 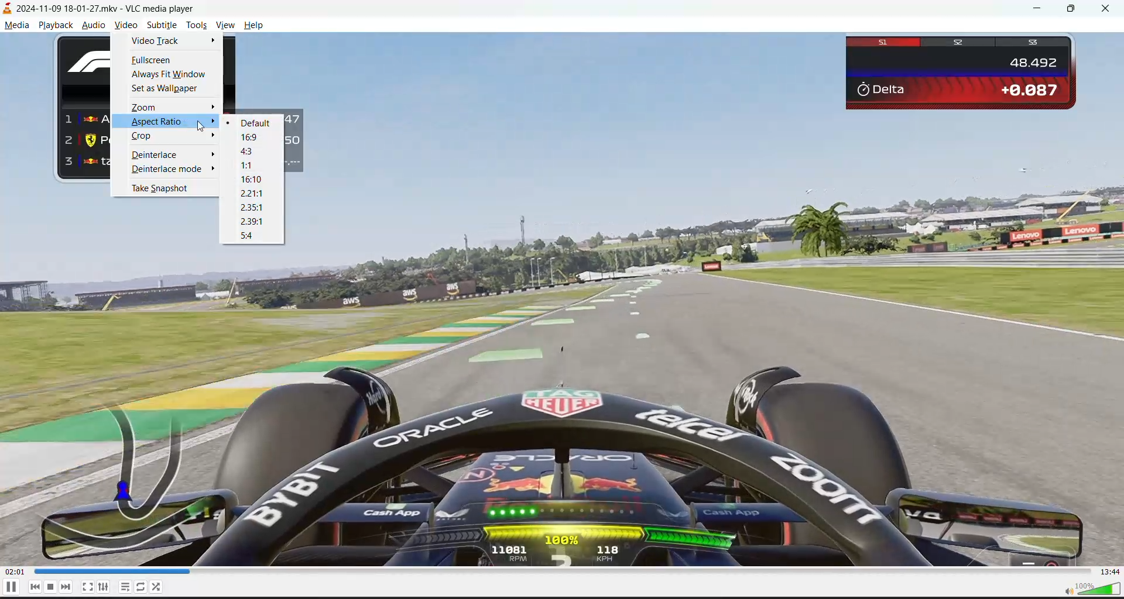 What do you see at coordinates (156, 156) in the screenshot?
I see `deinterlace` at bounding box center [156, 156].